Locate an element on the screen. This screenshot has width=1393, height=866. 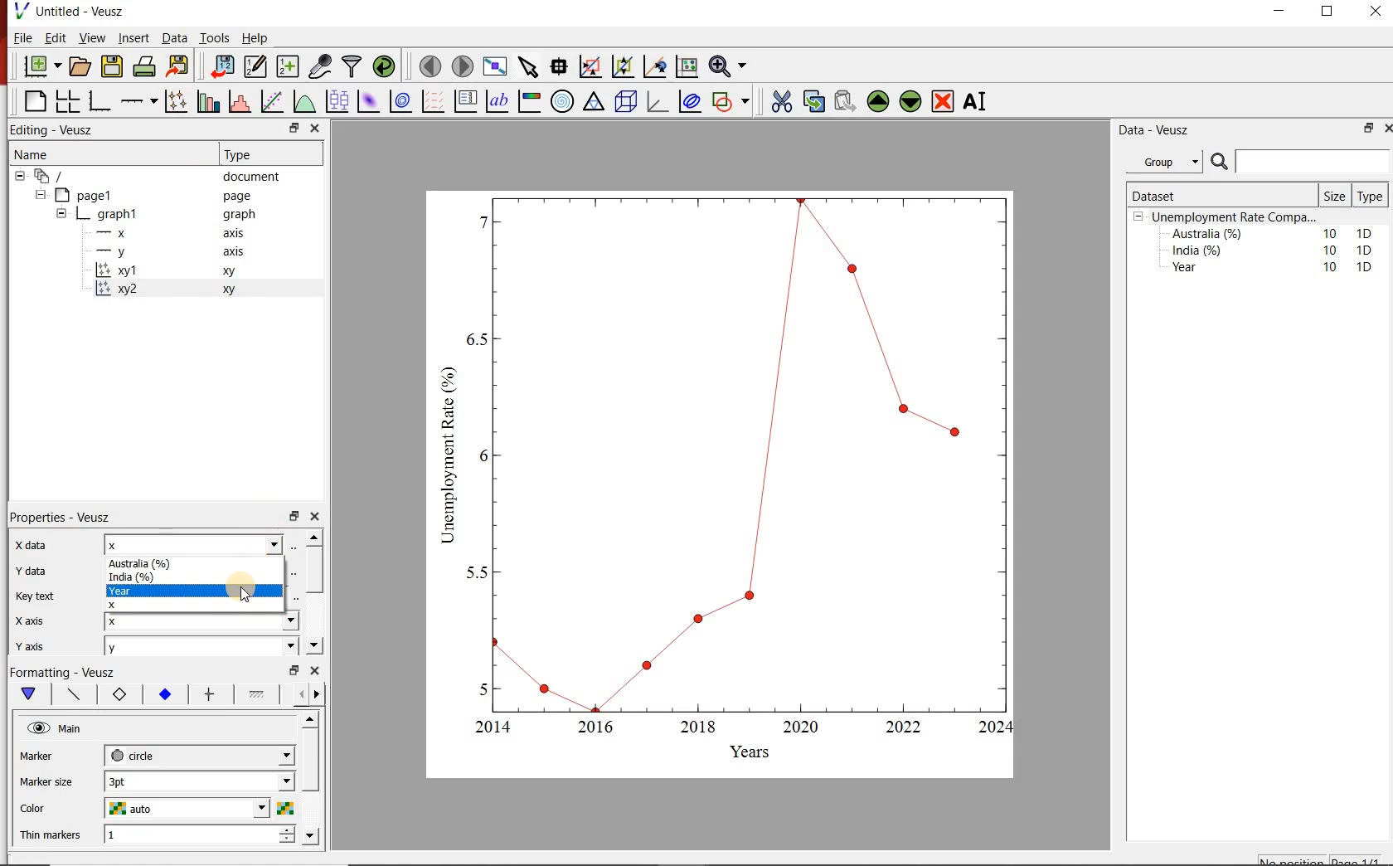
remove the widgets is located at coordinates (943, 101).